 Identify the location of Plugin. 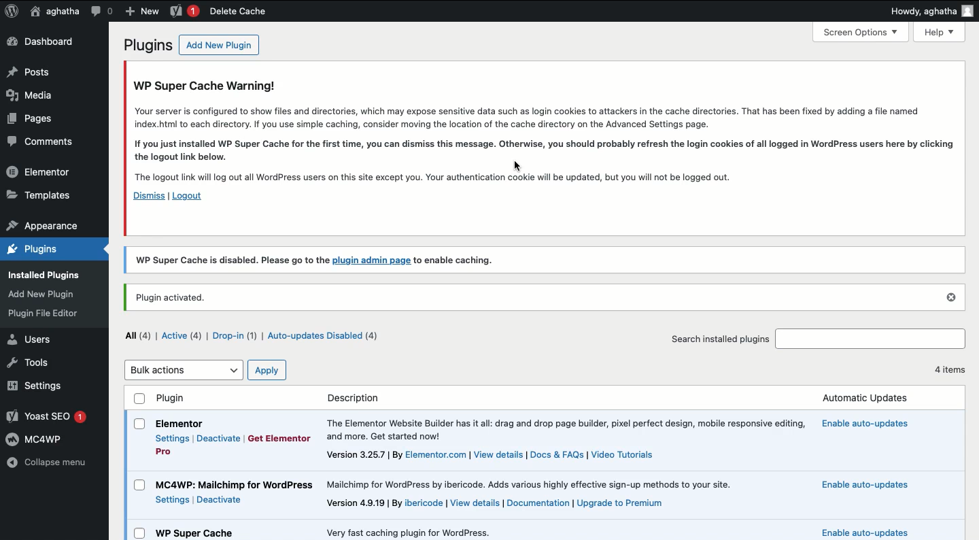
(196, 533).